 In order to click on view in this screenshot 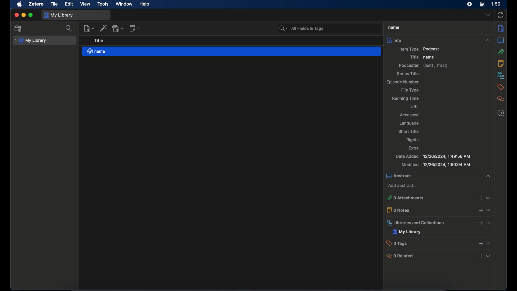, I will do `click(86, 4)`.